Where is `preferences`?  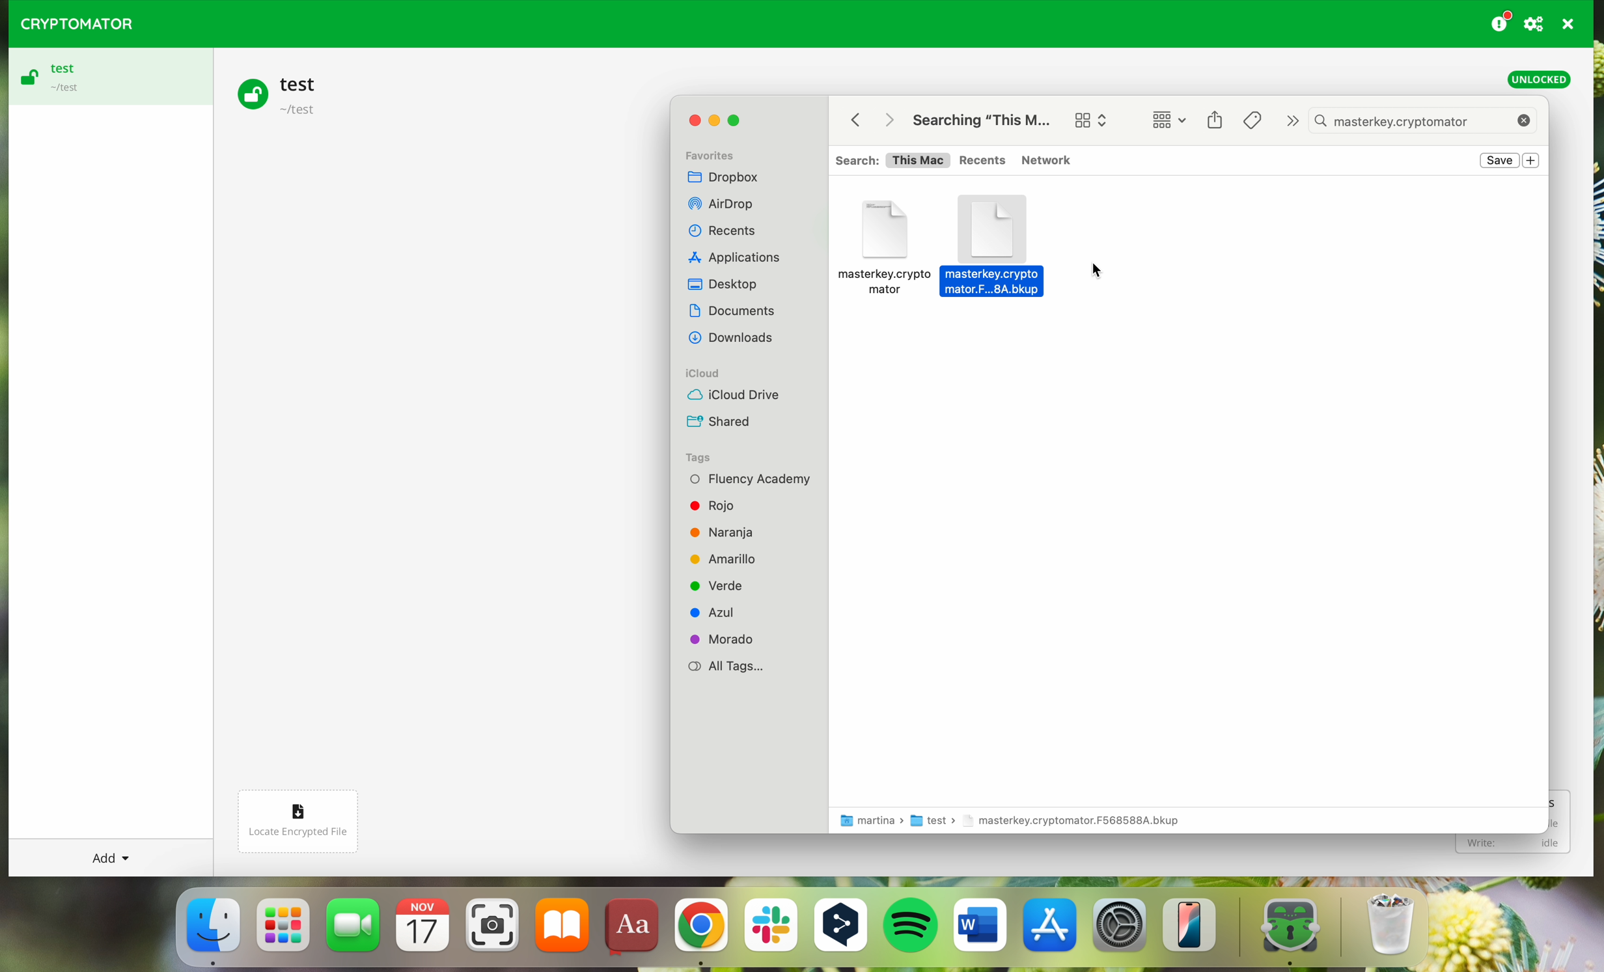 preferences is located at coordinates (1536, 23).